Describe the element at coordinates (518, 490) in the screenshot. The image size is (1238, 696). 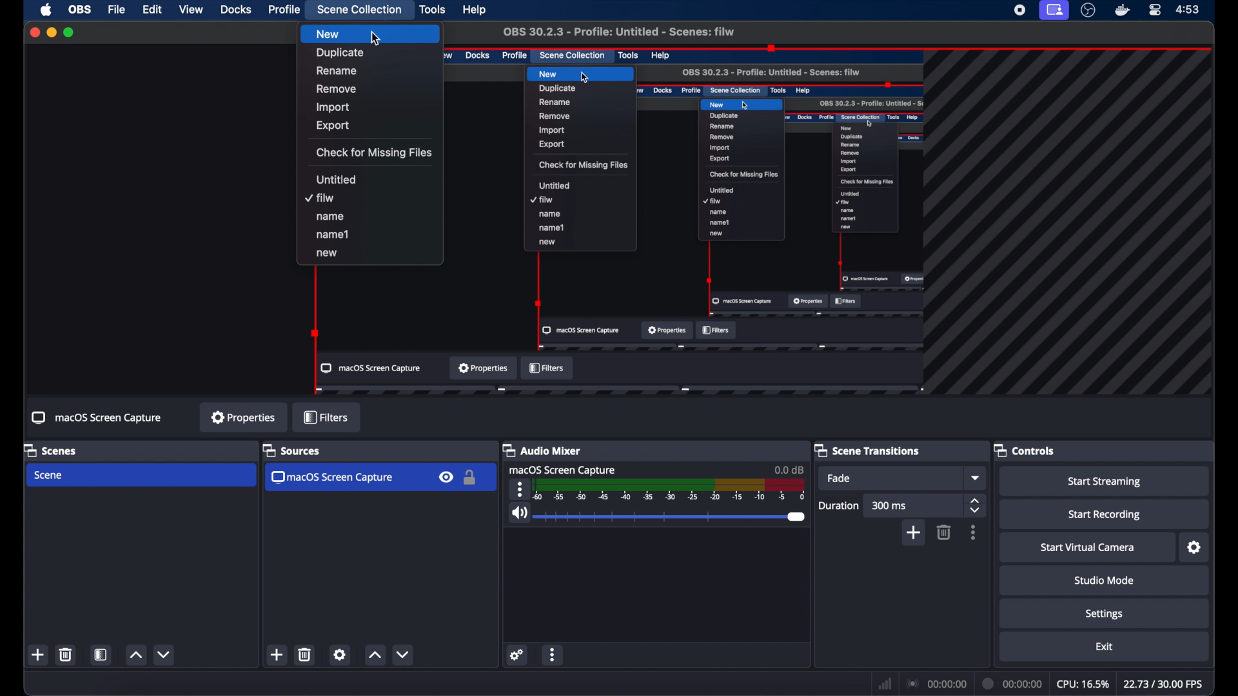
I see `more options` at that location.